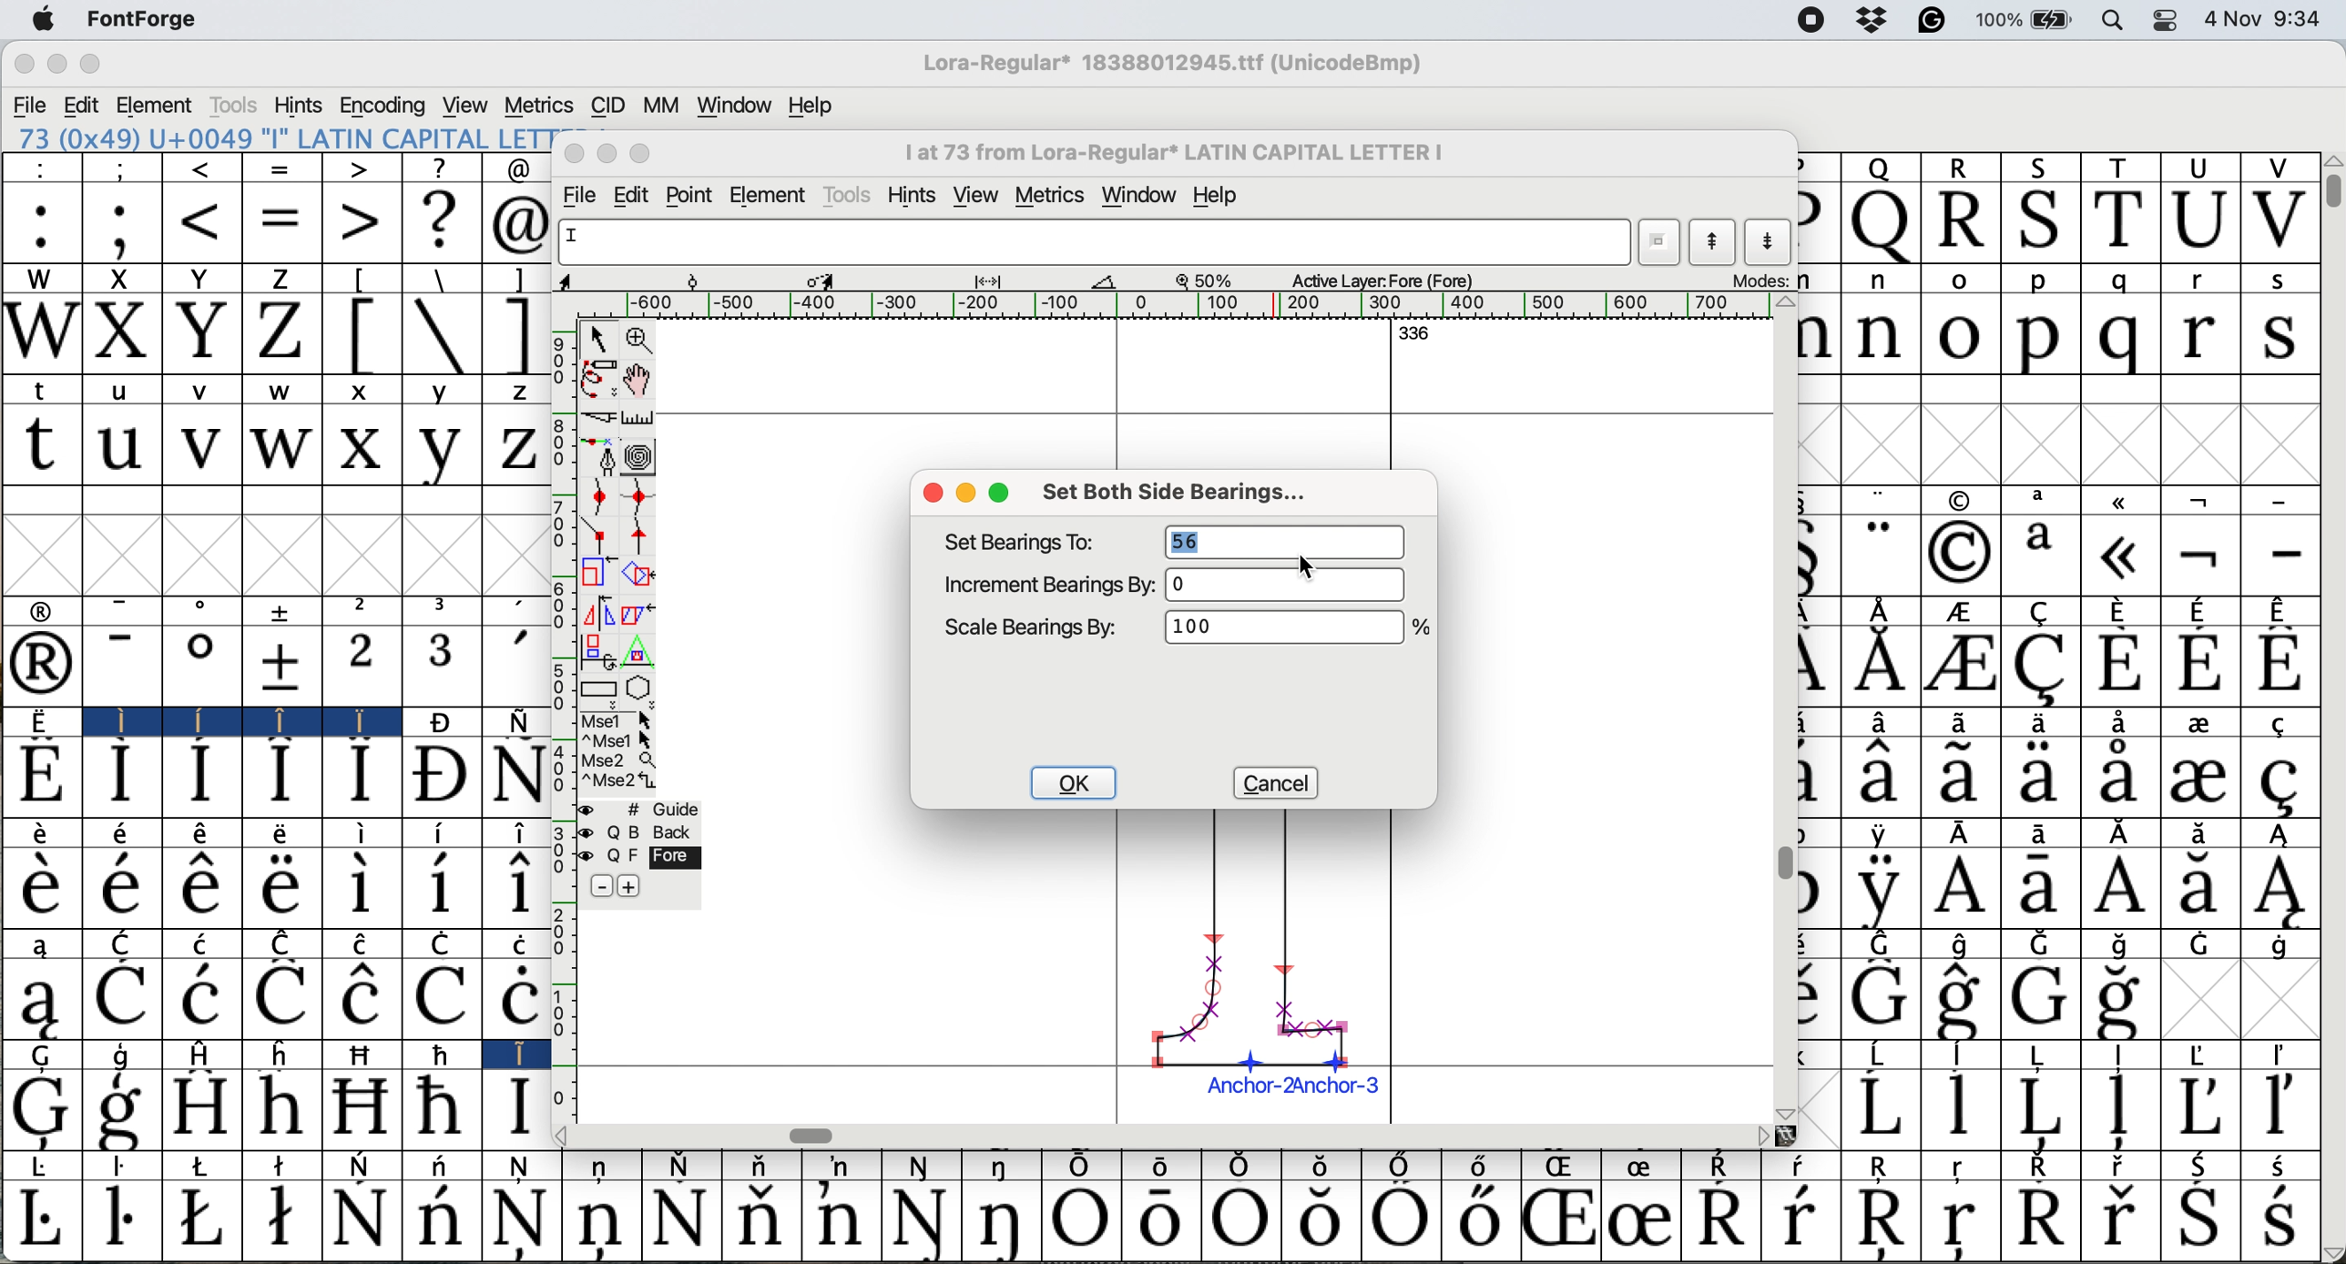  Describe the element at coordinates (2043, 667) in the screenshot. I see `Symbol` at that location.